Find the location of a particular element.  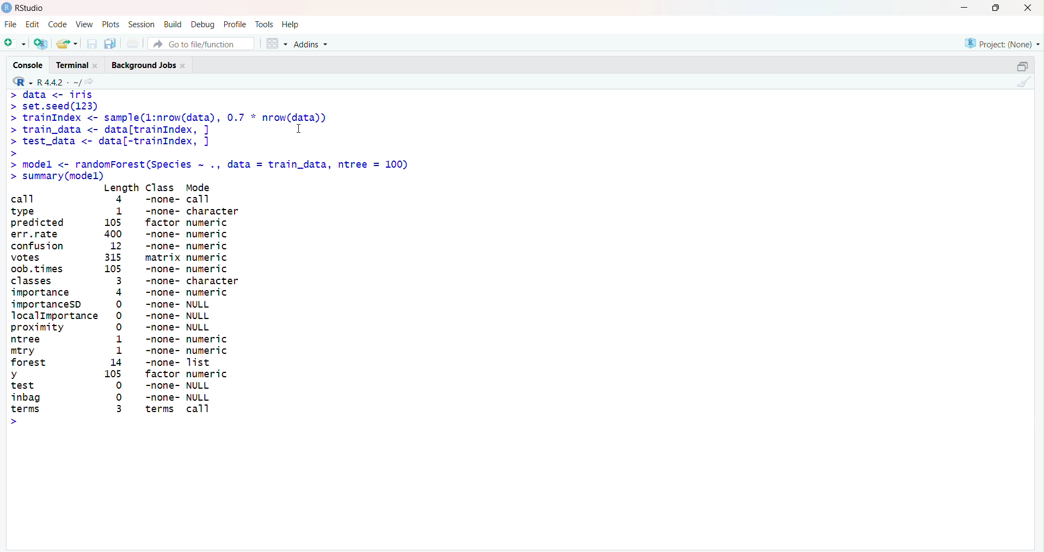

Console is located at coordinates (29, 63).